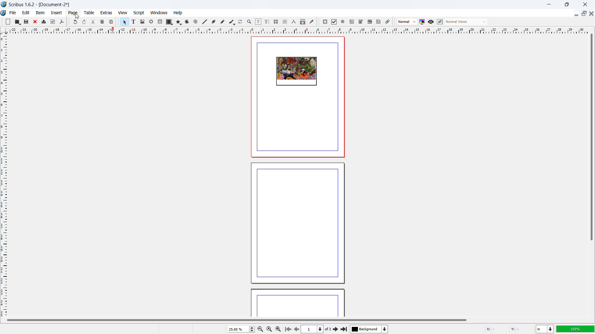 Image resolution: width=595 pixels, height=334 pixels. What do you see at coordinates (178, 13) in the screenshot?
I see `help` at bounding box center [178, 13].